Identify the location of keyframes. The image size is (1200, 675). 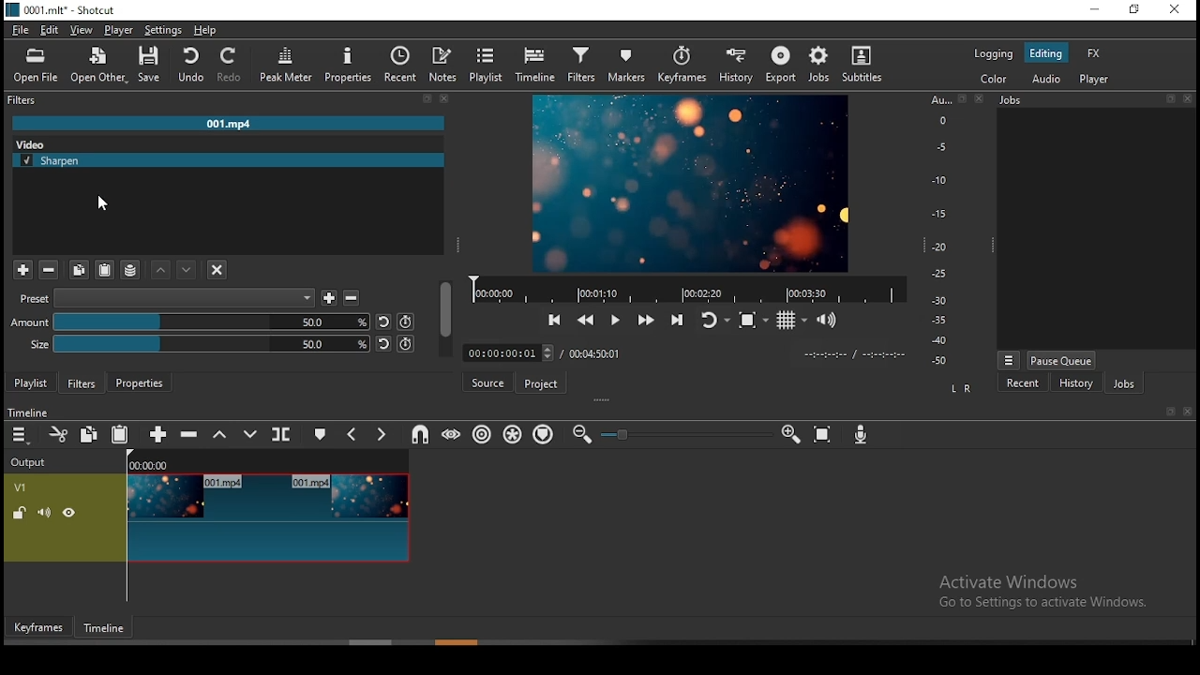
(38, 627).